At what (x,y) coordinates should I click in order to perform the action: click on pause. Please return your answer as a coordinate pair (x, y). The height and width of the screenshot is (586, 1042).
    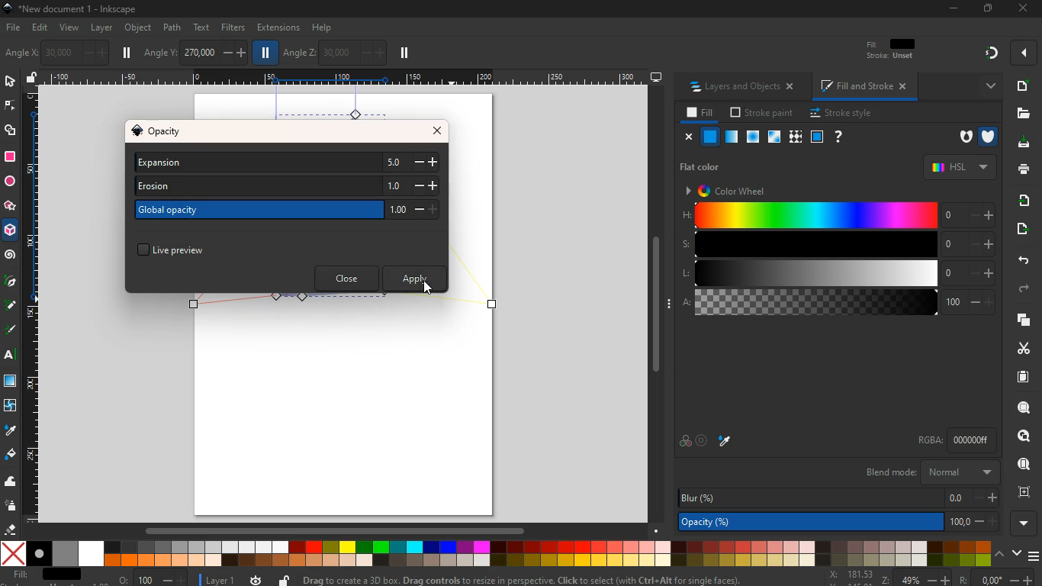
    Looking at the image, I should click on (404, 53).